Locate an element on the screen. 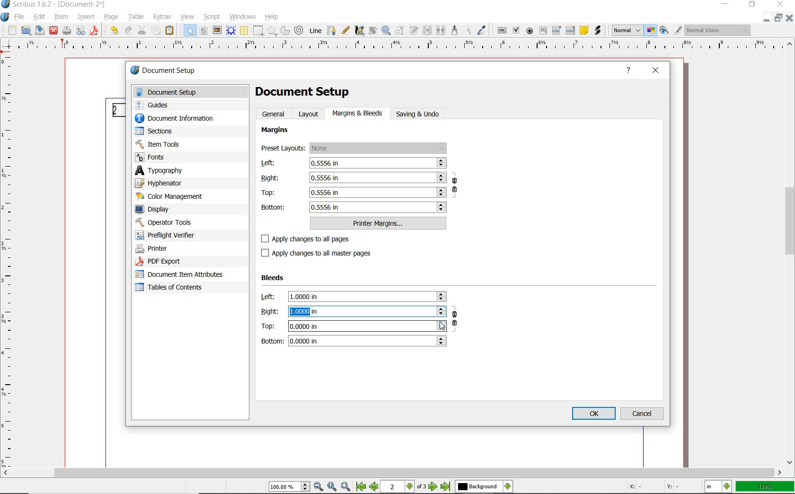  Top is located at coordinates (353, 326).